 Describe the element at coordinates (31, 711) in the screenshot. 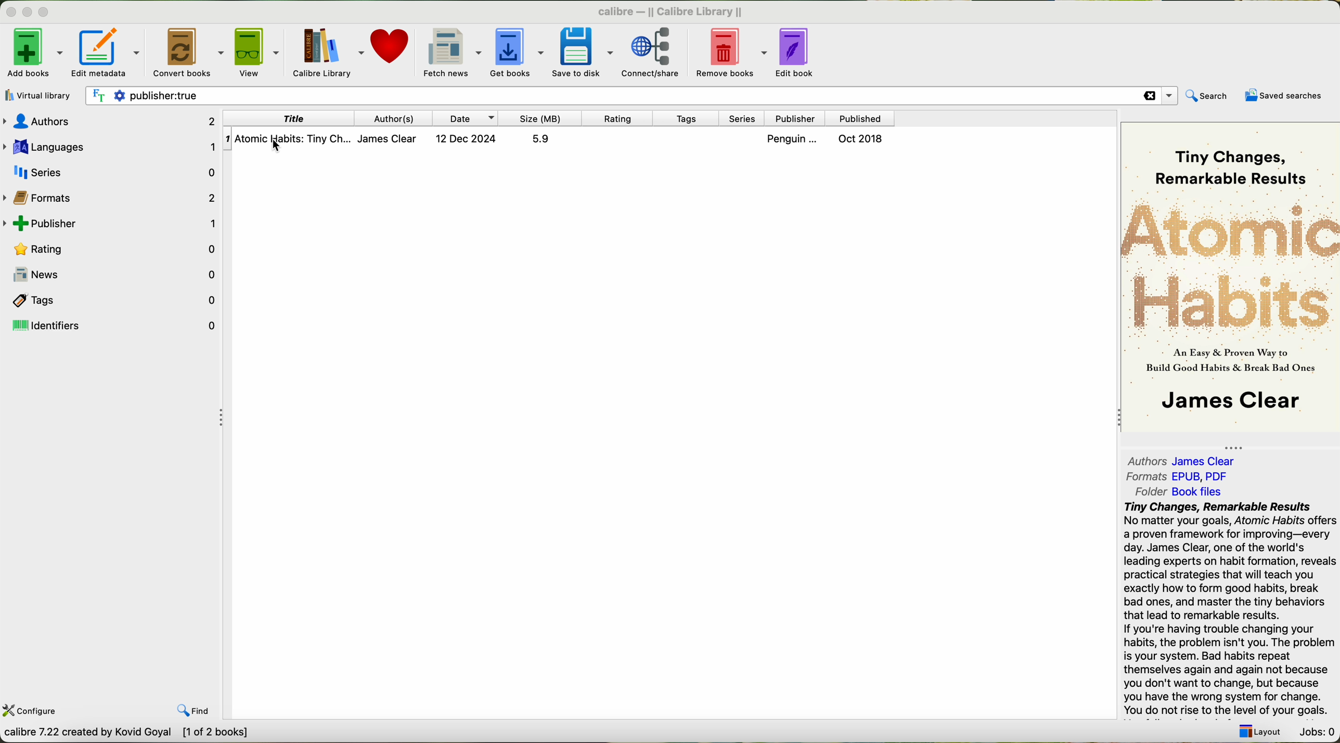

I see `configure` at that location.